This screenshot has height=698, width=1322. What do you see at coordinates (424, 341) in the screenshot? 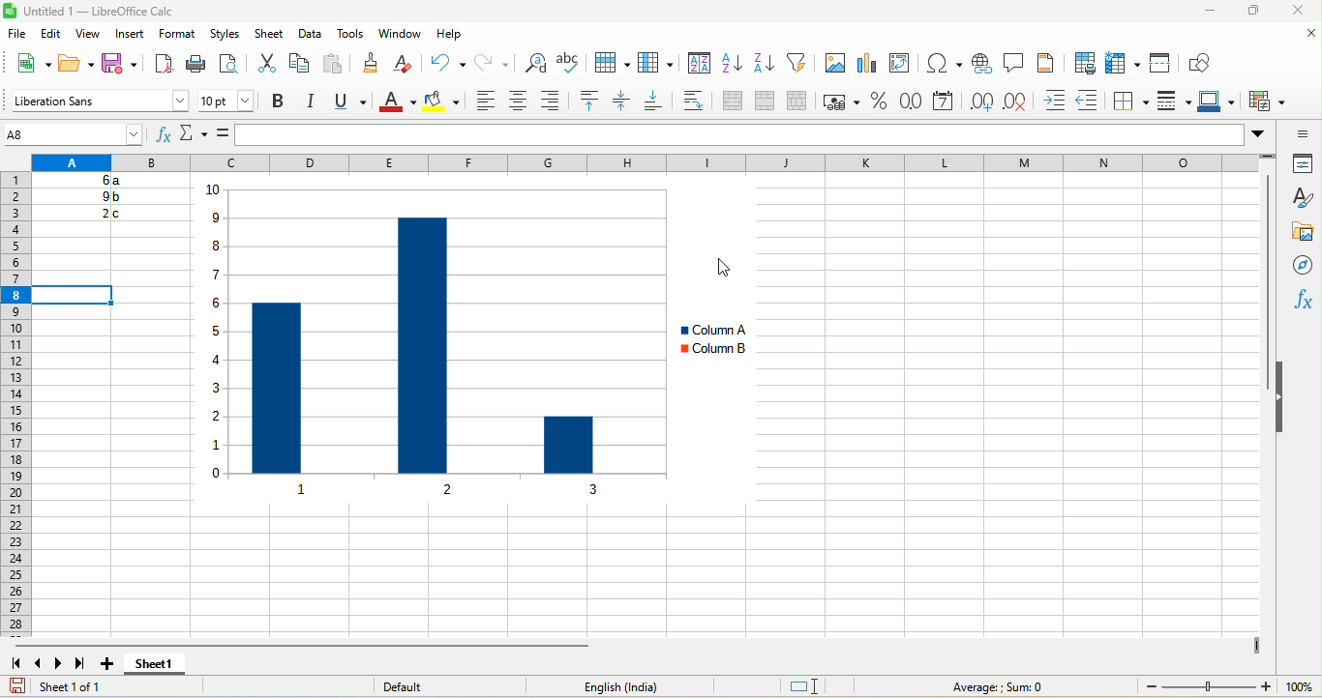
I see `chart` at bounding box center [424, 341].